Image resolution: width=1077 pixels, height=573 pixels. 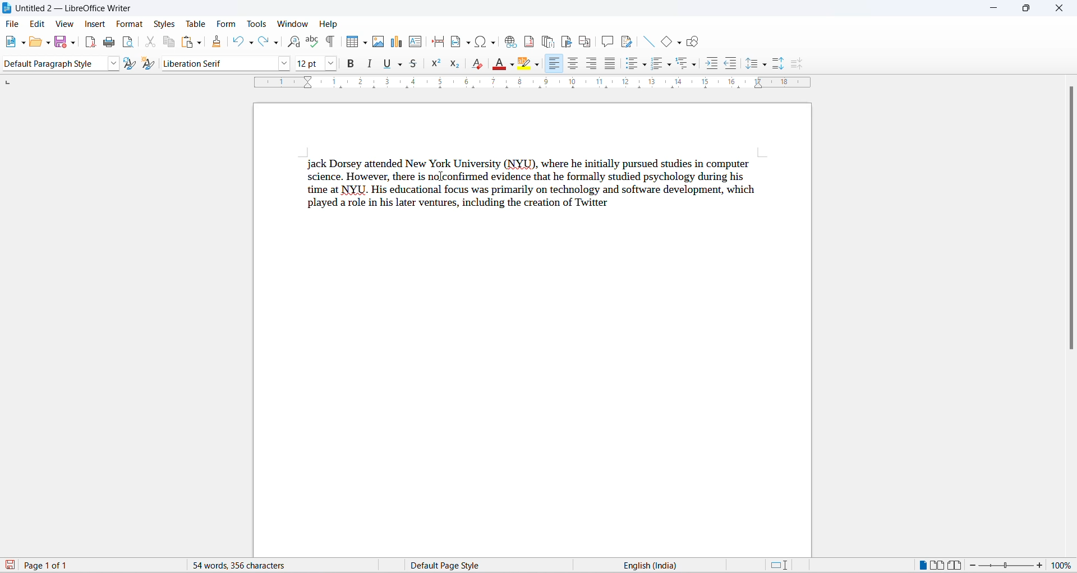 I want to click on basic shapes options, so click(x=679, y=43).